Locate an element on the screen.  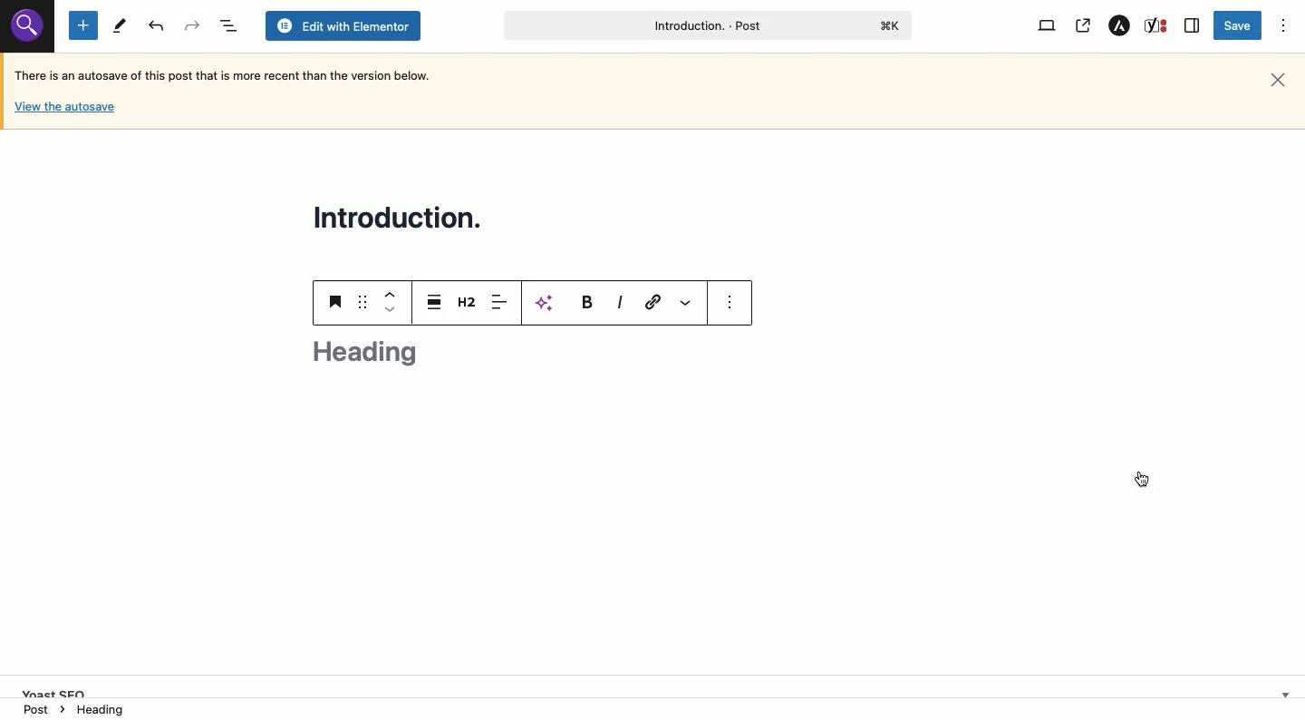
Add new block is located at coordinates (83, 24).